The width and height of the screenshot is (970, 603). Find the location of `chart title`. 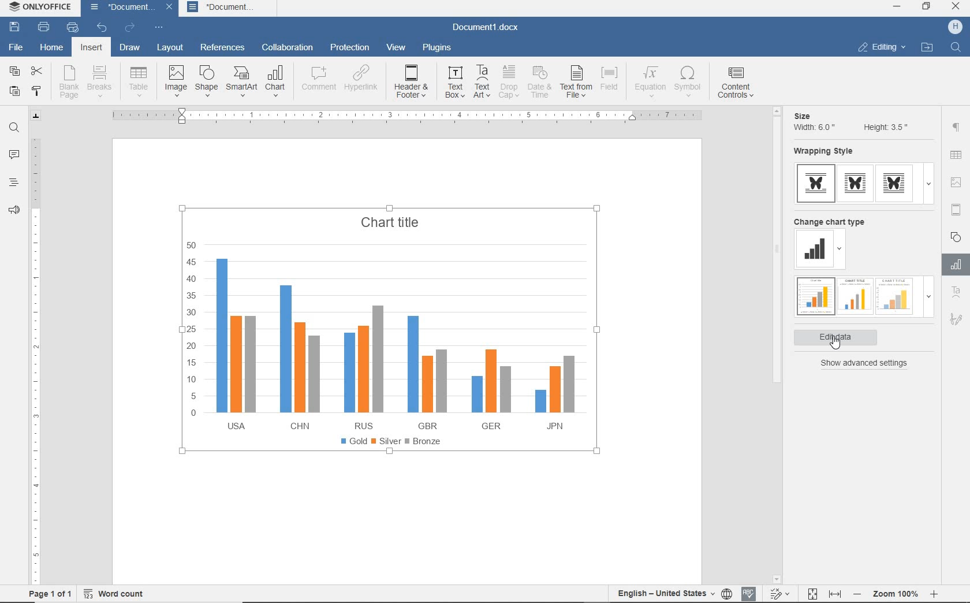

chart title is located at coordinates (394, 221).